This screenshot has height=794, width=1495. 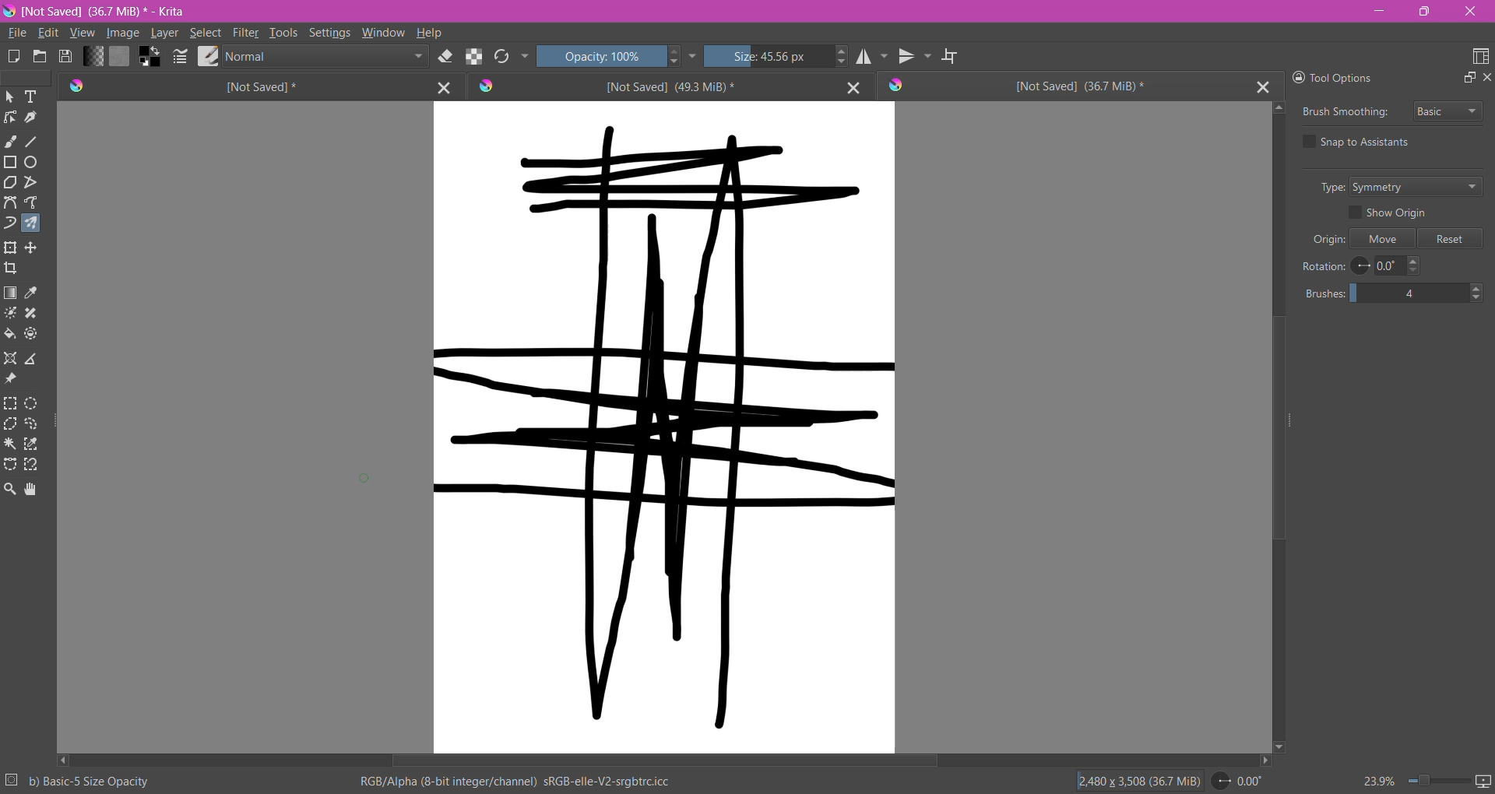 I want to click on Freehand Selection Tool, so click(x=32, y=424).